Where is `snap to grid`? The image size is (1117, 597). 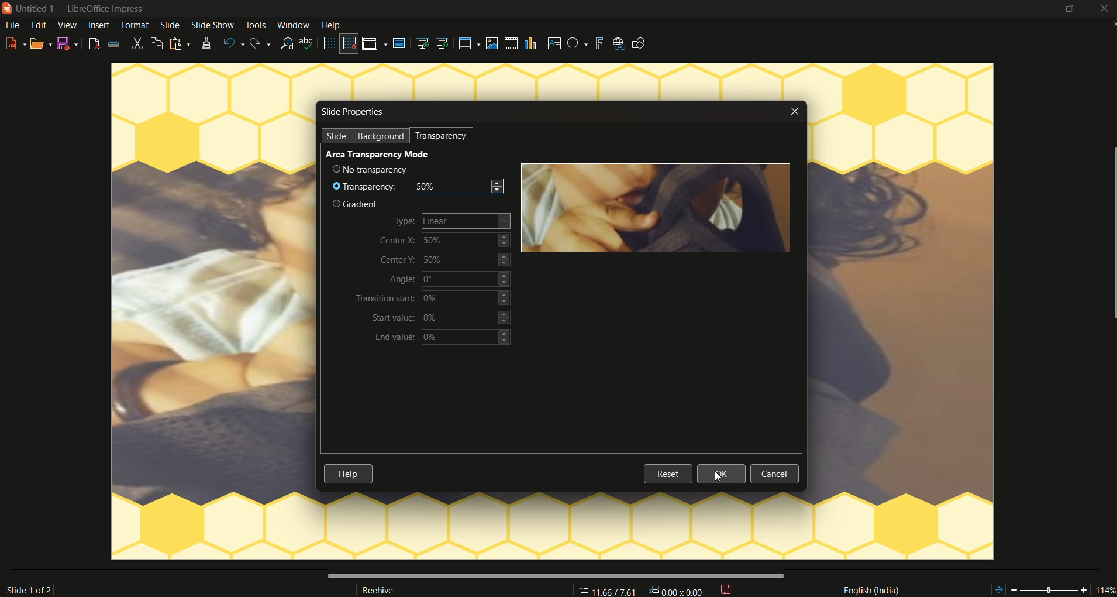 snap to grid is located at coordinates (348, 44).